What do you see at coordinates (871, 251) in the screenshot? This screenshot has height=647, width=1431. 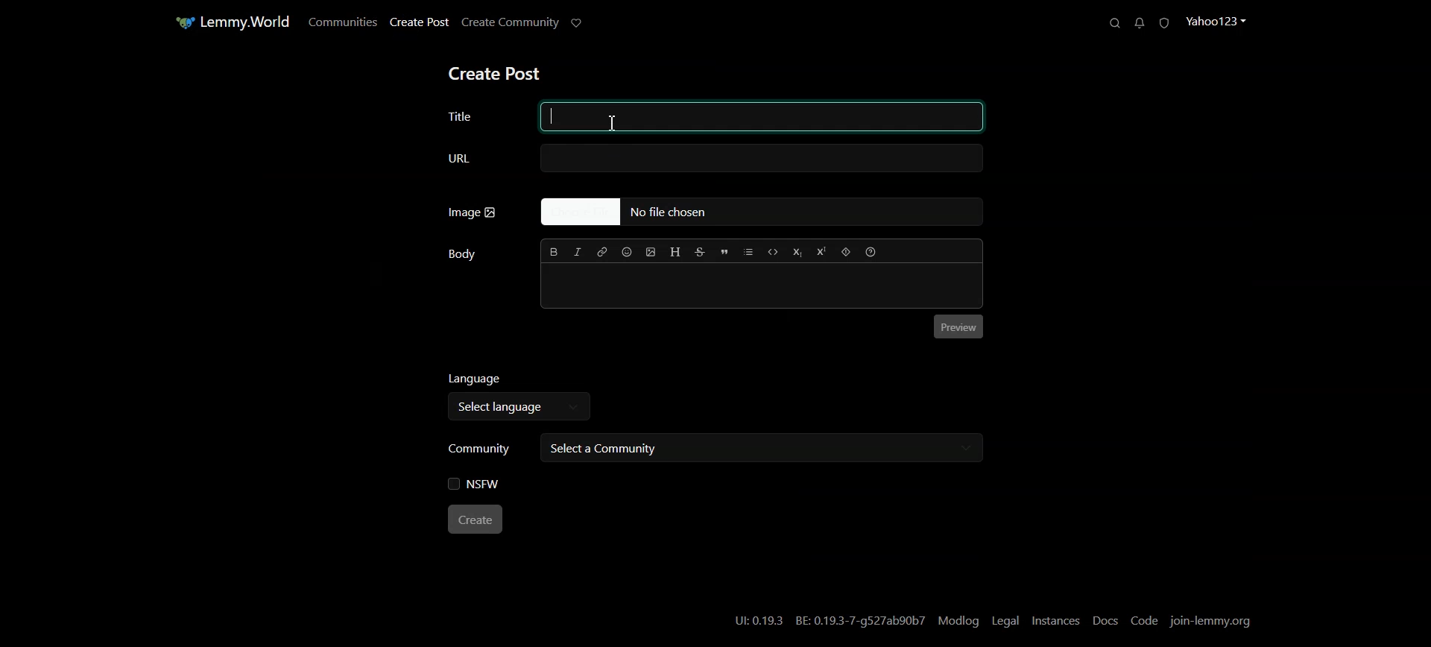 I see `Formatting help` at bounding box center [871, 251].